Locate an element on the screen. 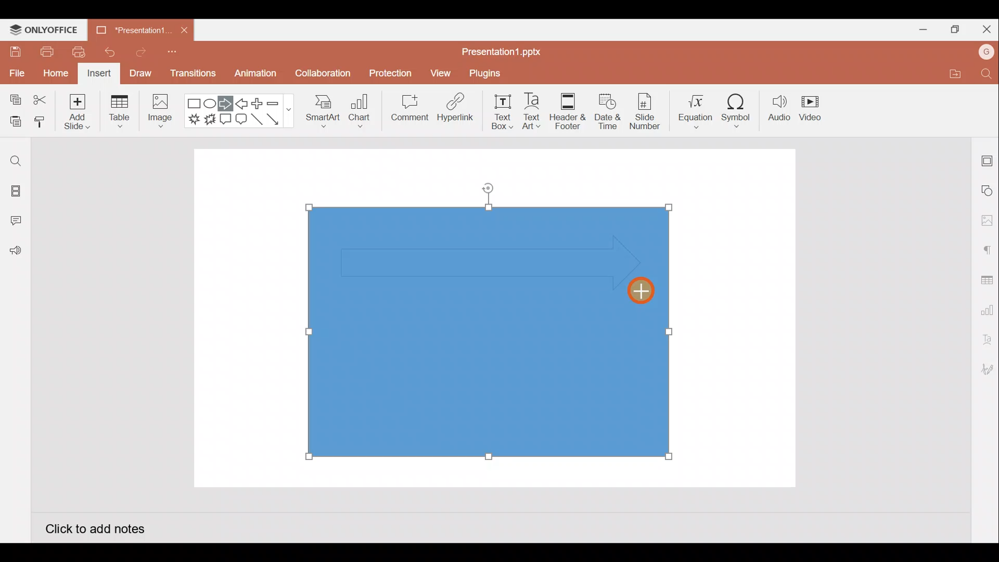 This screenshot has width=999, height=562. Insert is located at coordinates (99, 74).